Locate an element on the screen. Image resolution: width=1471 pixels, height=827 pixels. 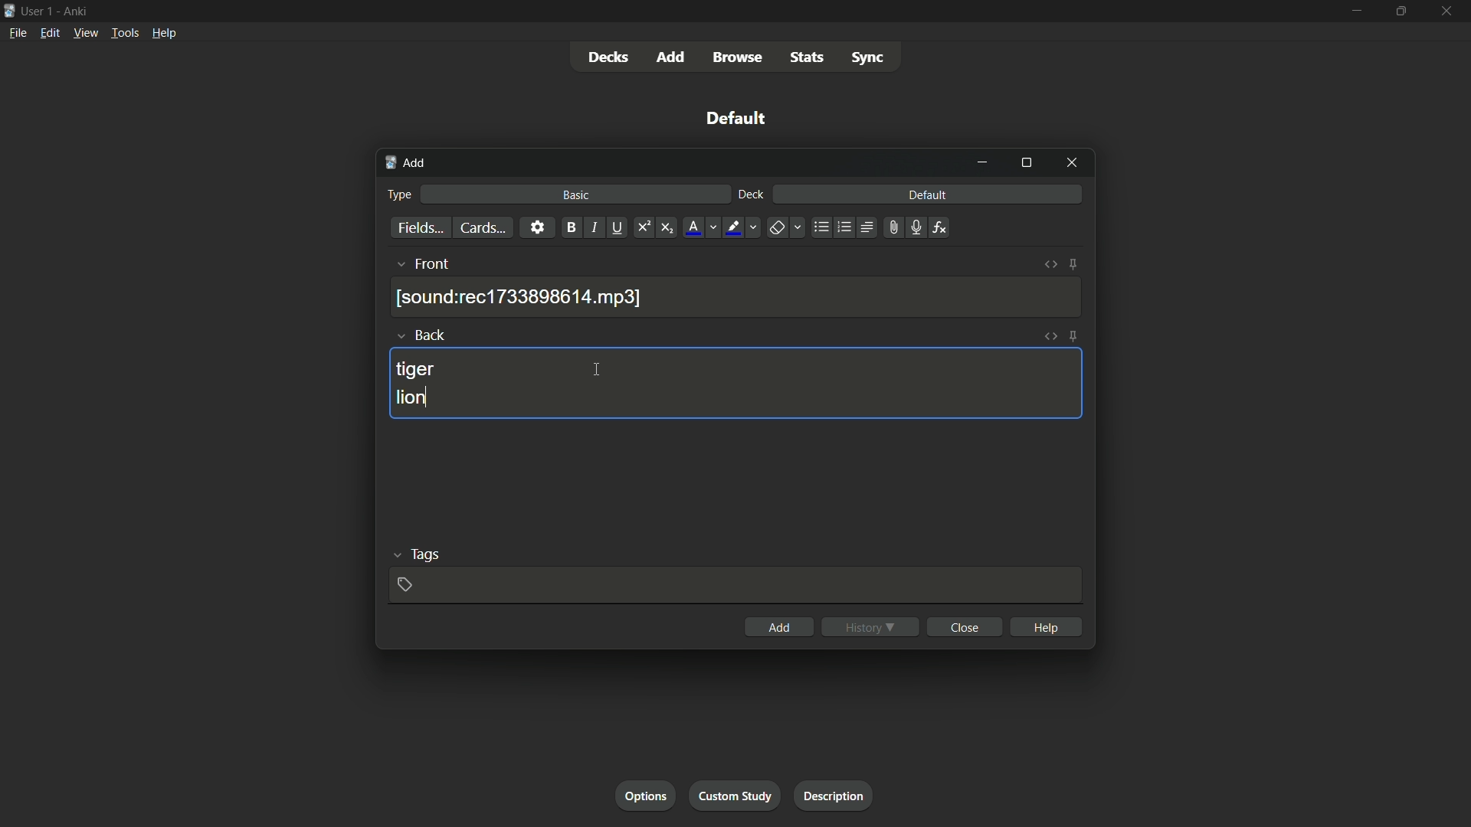
ordered list is located at coordinates (843, 227).